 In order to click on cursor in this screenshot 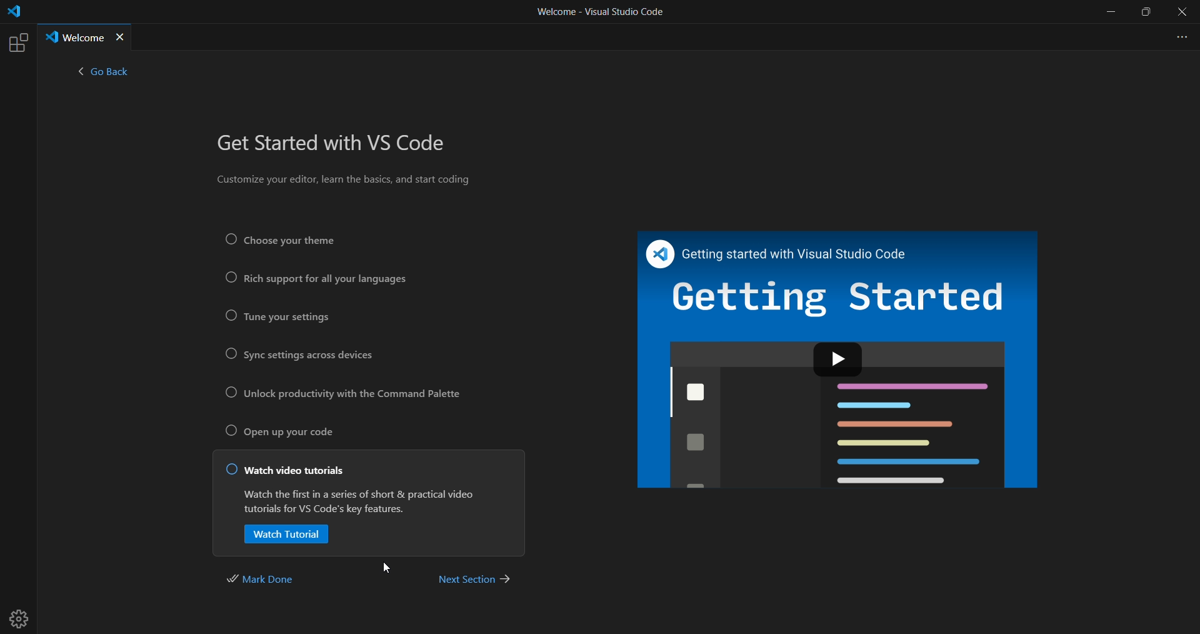, I will do `click(389, 570)`.